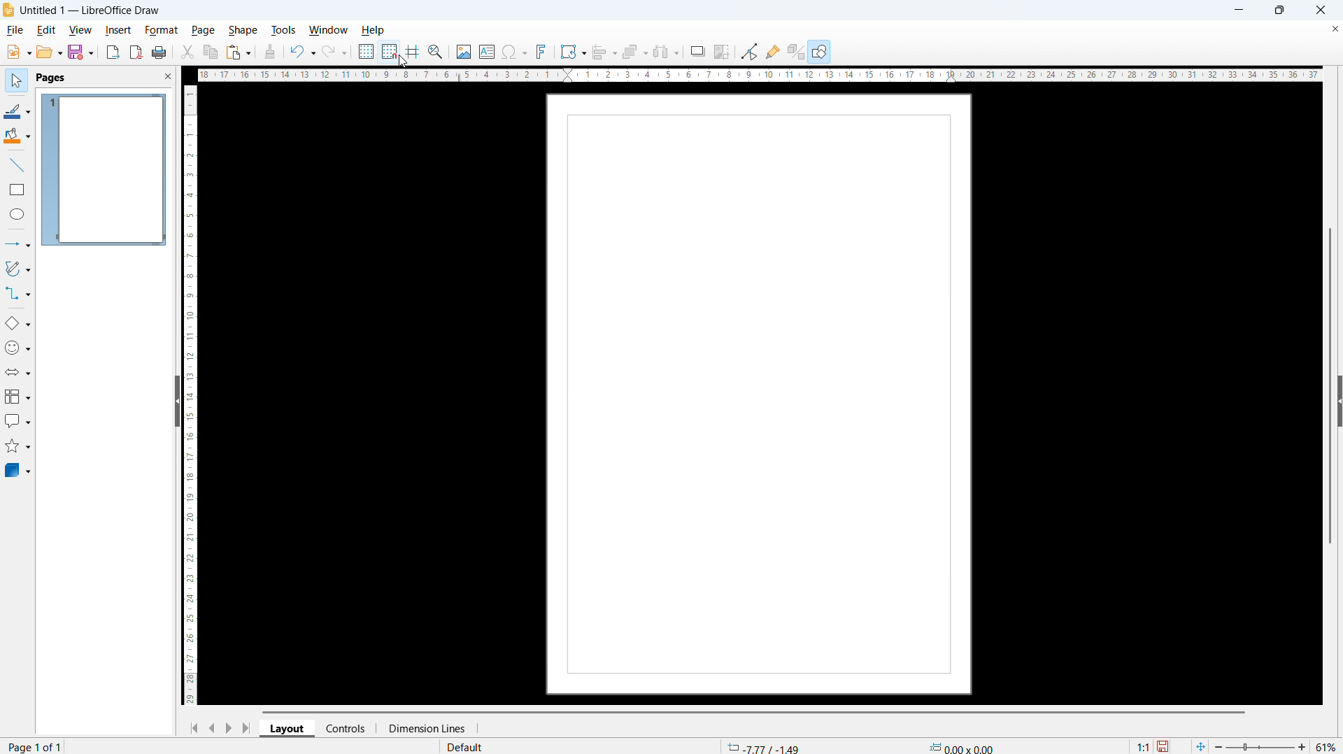 The width and height of the screenshot is (1343, 754). What do you see at coordinates (428, 729) in the screenshot?
I see `dimensiopn lines` at bounding box center [428, 729].